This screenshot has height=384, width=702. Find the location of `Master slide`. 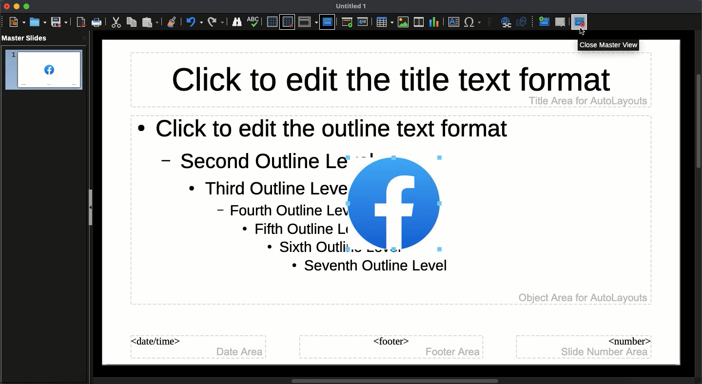

Master slide is located at coordinates (329, 19).